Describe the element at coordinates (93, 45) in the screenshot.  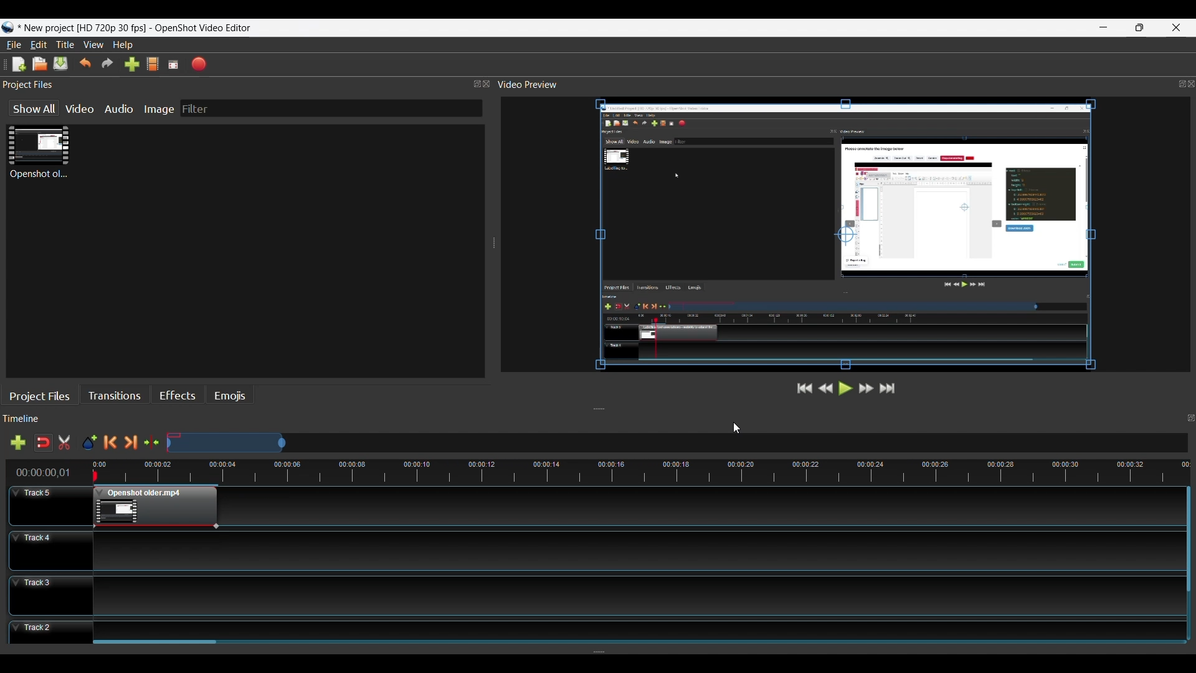
I see `View` at that location.